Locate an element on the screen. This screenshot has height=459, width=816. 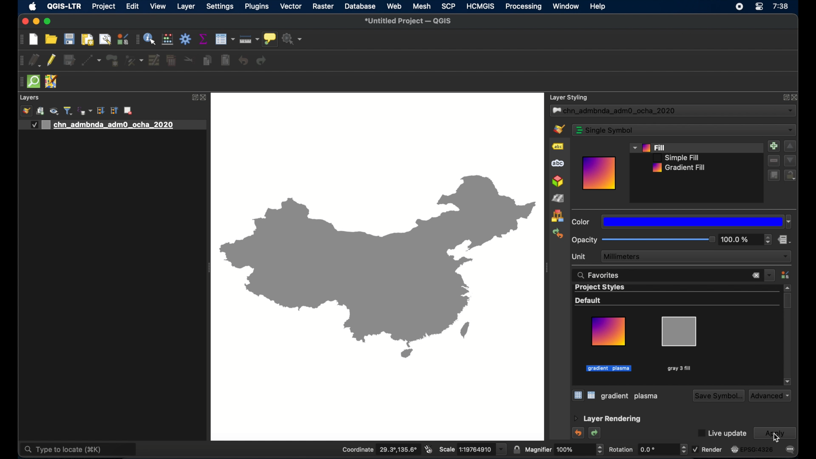
close is located at coordinates (755, 276).